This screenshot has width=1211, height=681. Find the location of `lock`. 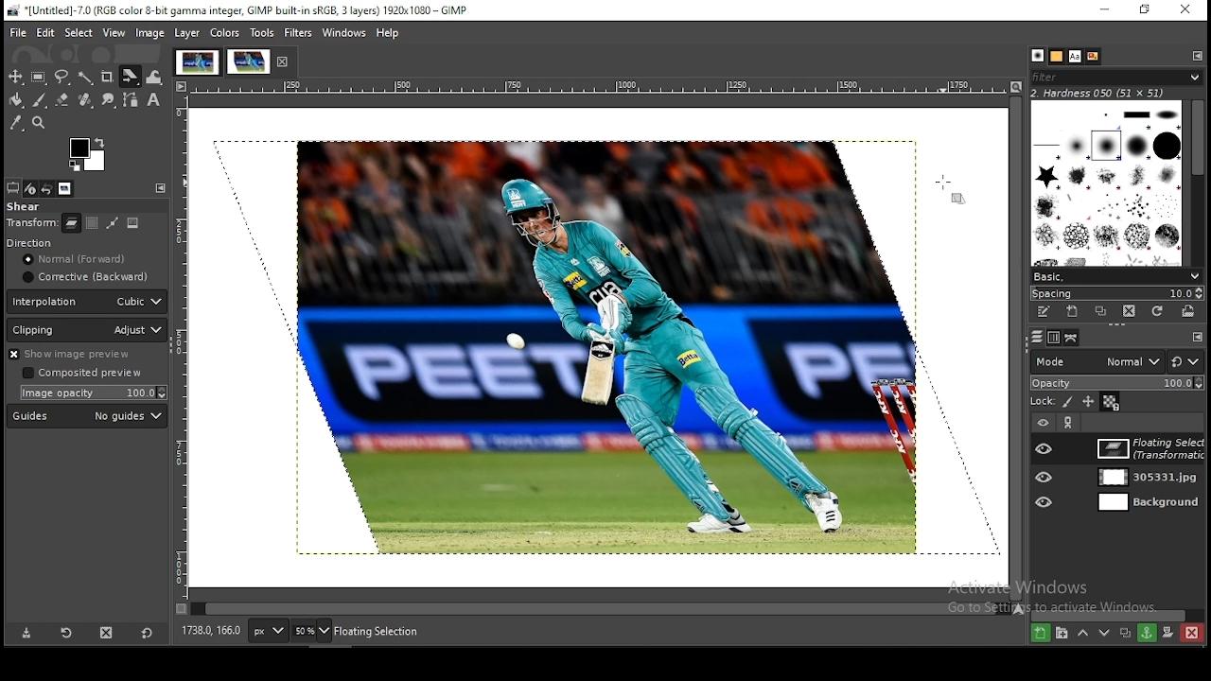

lock is located at coordinates (1037, 403).